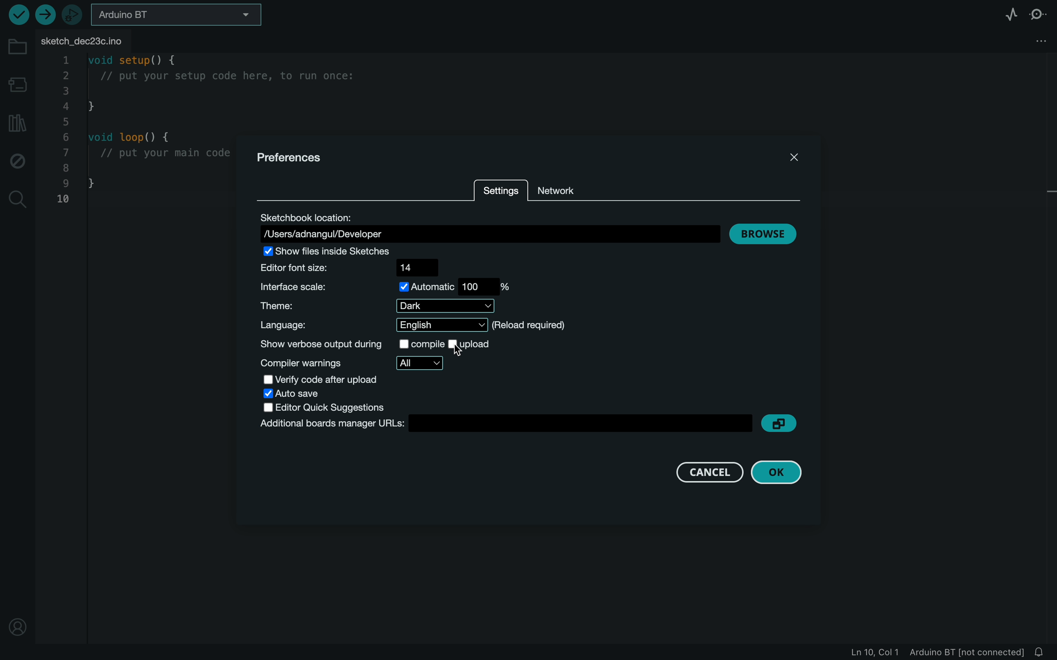 The height and width of the screenshot is (660, 1057). I want to click on theme, so click(376, 306).